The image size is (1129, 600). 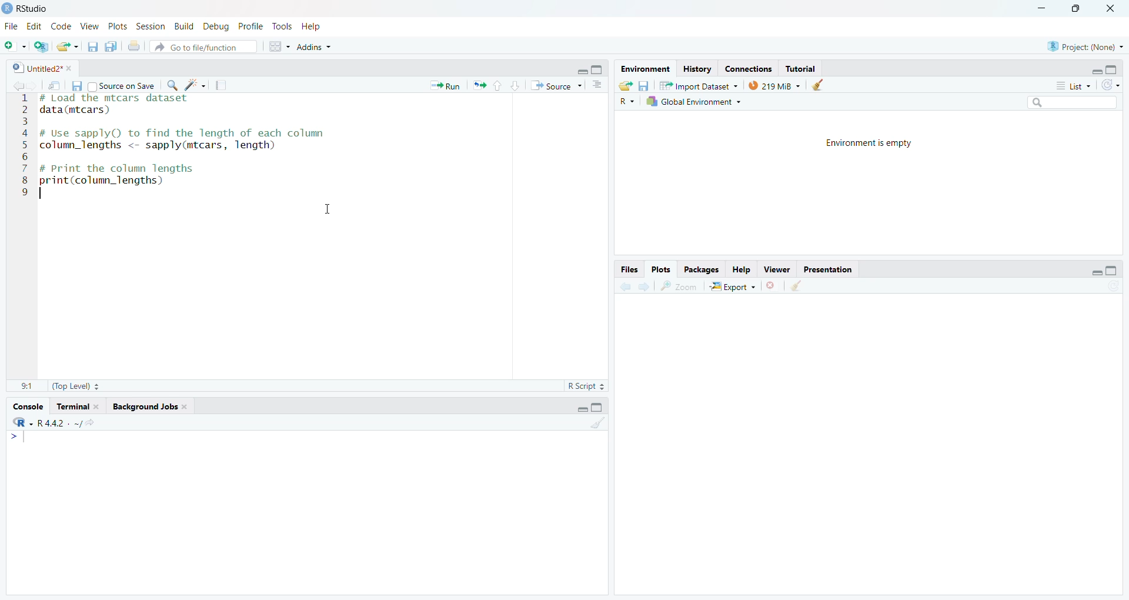 What do you see at coordinates (34, 86) in the screenshot?
I see `Go to next source location` at bounding box center [34, 86].